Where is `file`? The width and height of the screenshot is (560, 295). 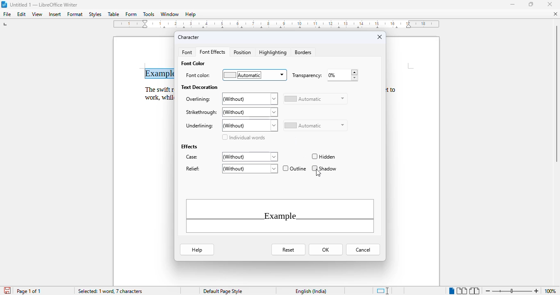
file is located at coordinates (7, 14).